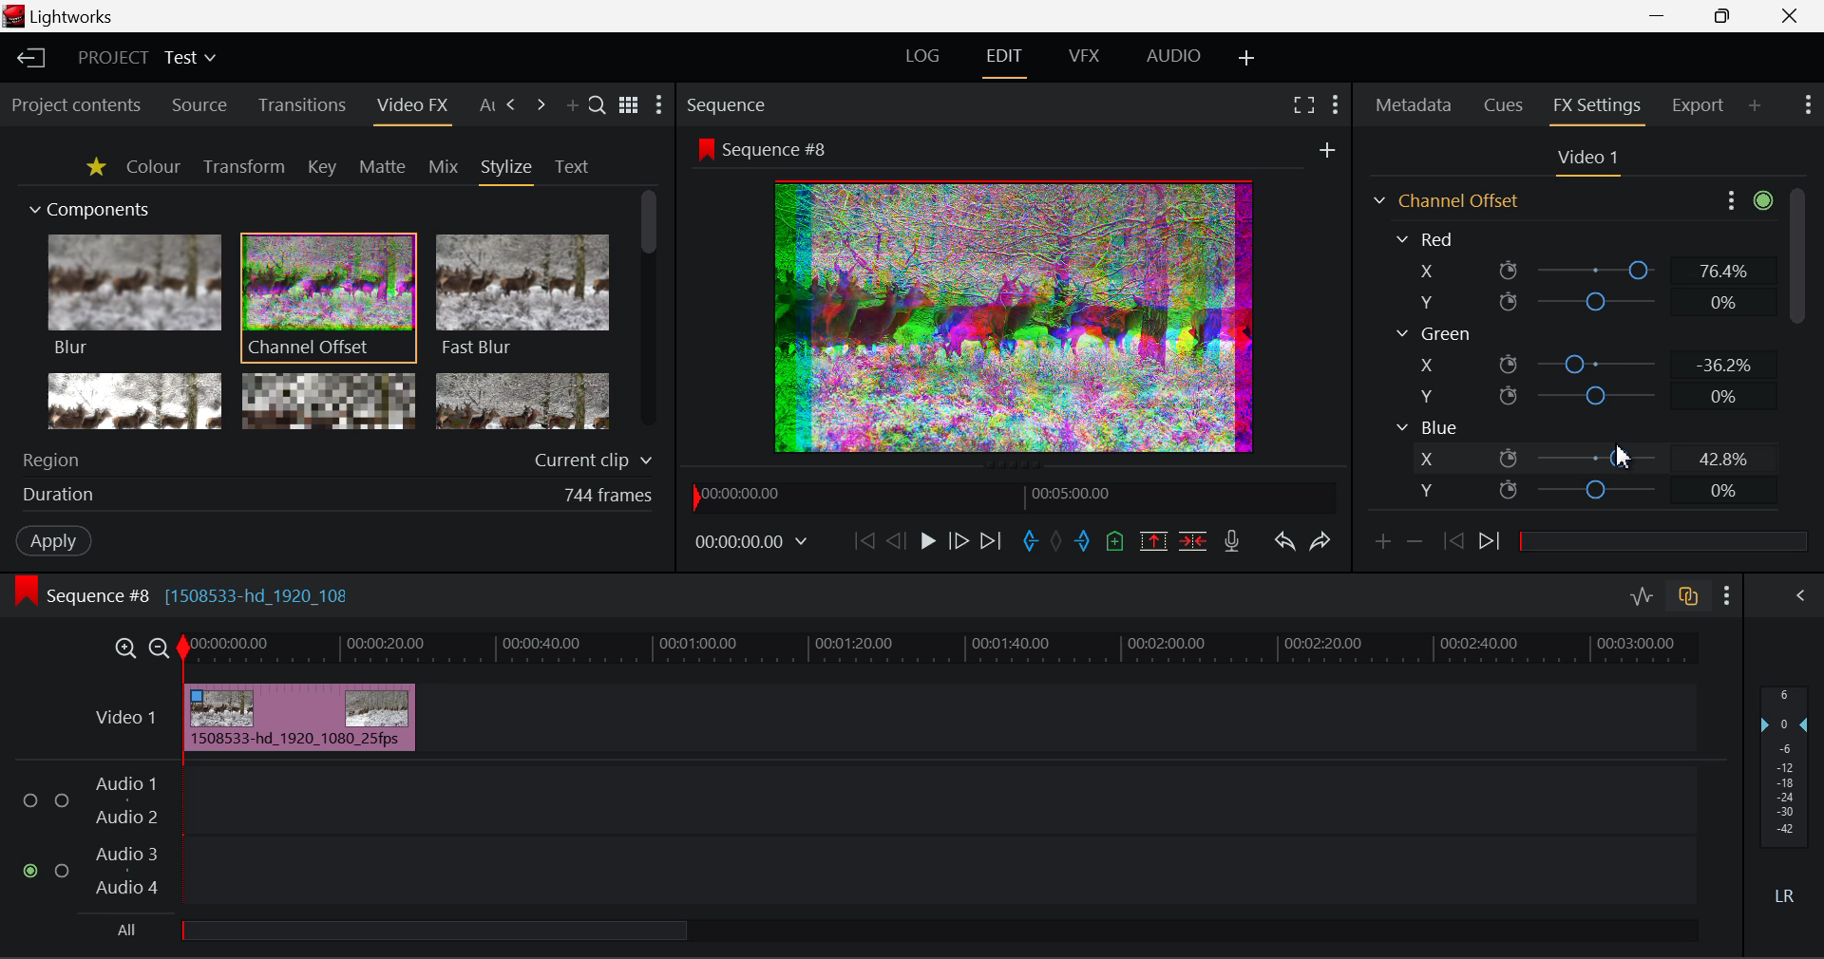 This screenshot has width=1824, height=959. What do you see at coordinates (1116, 539) in the screenshot?
I see `Mark Cue` at bounding box center [1116, 539].